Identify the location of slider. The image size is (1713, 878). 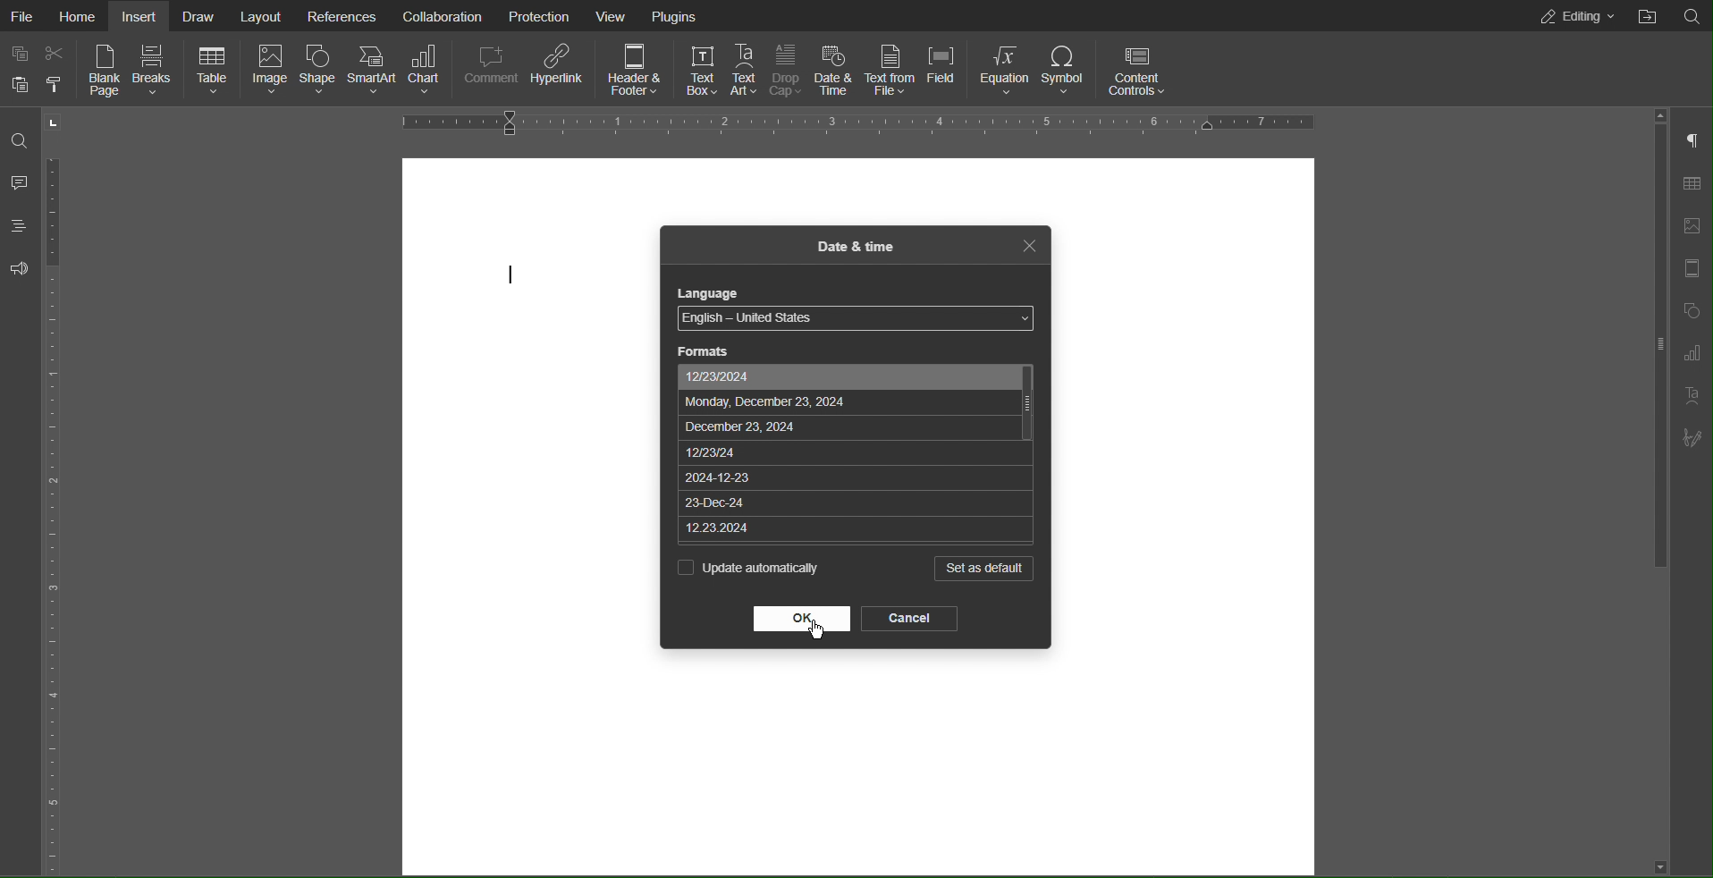
(1646, 368).